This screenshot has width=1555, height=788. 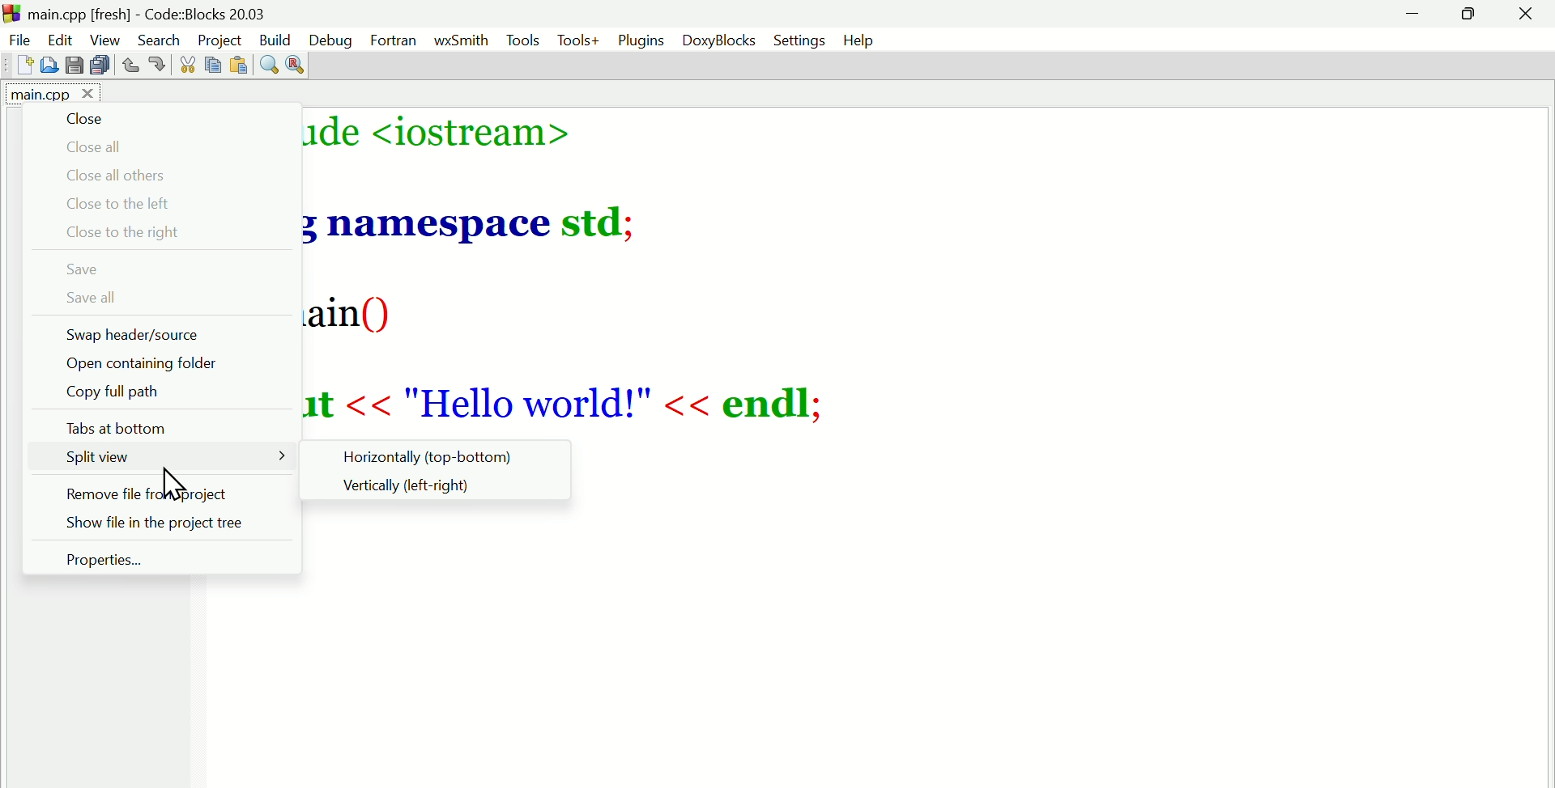 I want to click on Build, so click(x=278, y=40).